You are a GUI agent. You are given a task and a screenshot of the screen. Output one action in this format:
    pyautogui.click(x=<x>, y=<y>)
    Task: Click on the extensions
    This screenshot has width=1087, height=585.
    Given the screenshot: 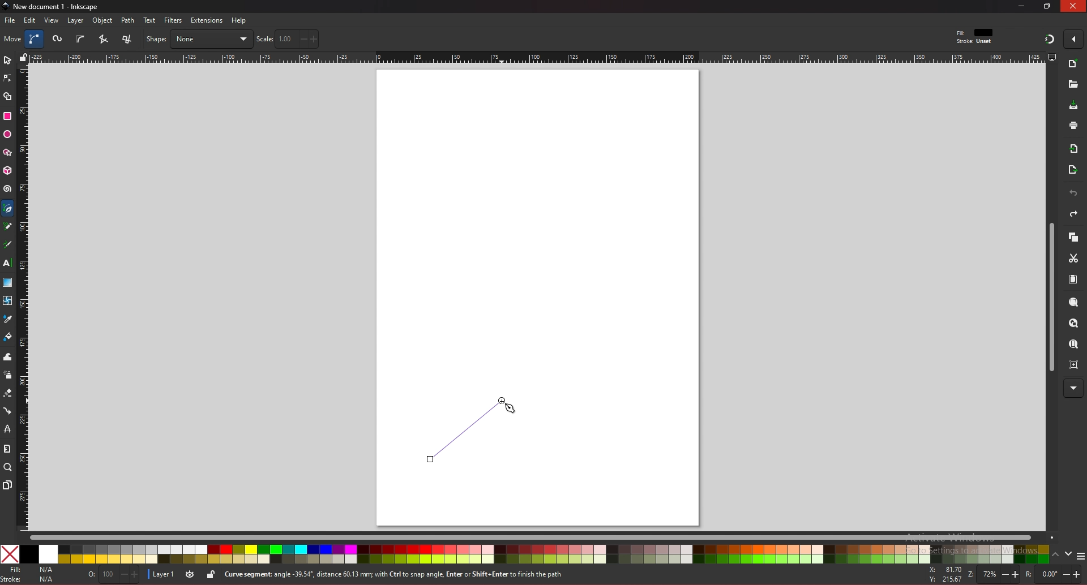 What is the action you would take?
    pyautogui.click(x=206, y=21)
    